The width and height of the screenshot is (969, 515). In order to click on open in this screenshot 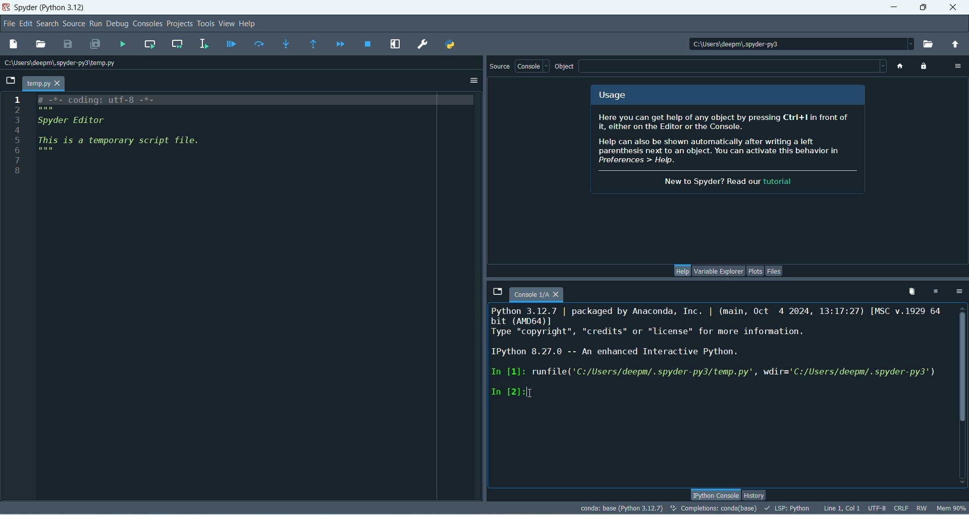, I will do `click(40, 44)`.